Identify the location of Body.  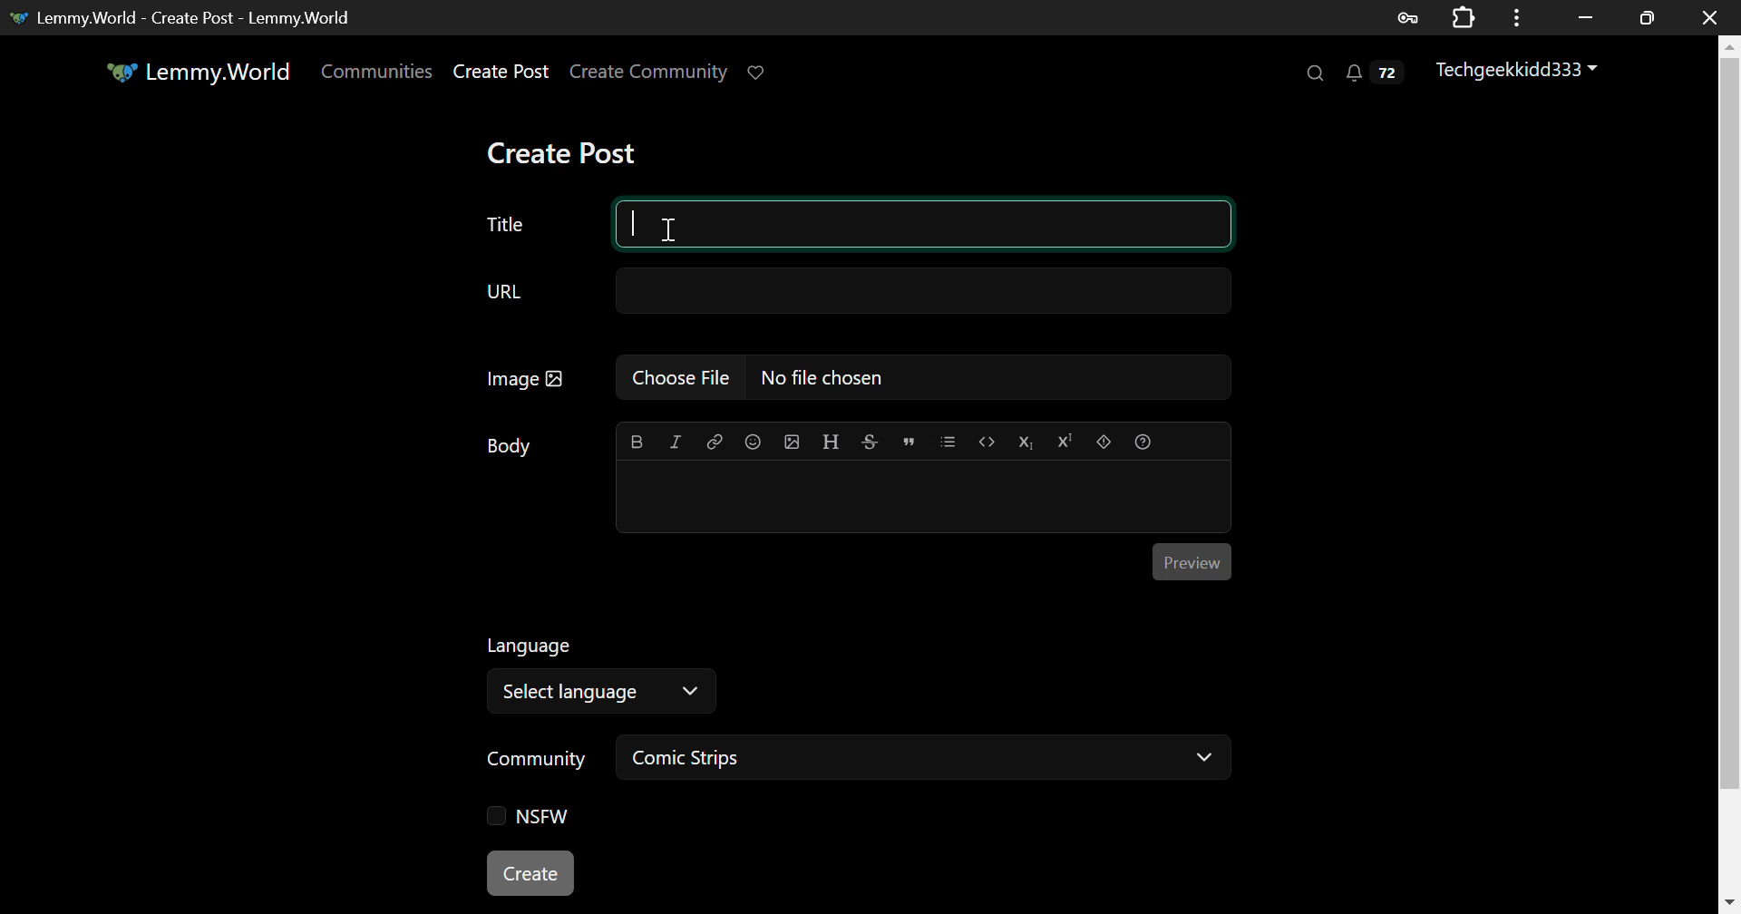
(511, 446).